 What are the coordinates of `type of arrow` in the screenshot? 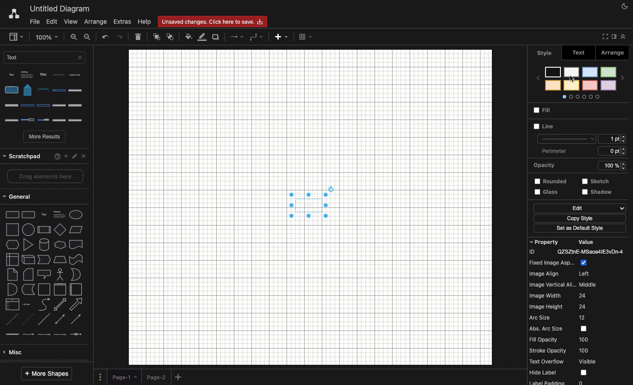 It's located at (47, 246).